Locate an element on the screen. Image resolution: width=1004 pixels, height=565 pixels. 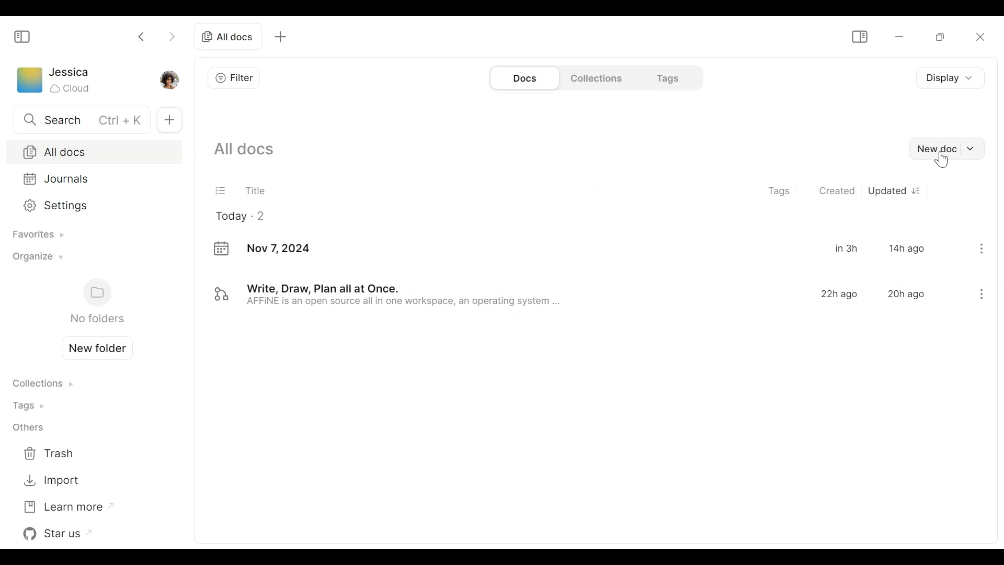
Tags is located at coordinates (32, 405).